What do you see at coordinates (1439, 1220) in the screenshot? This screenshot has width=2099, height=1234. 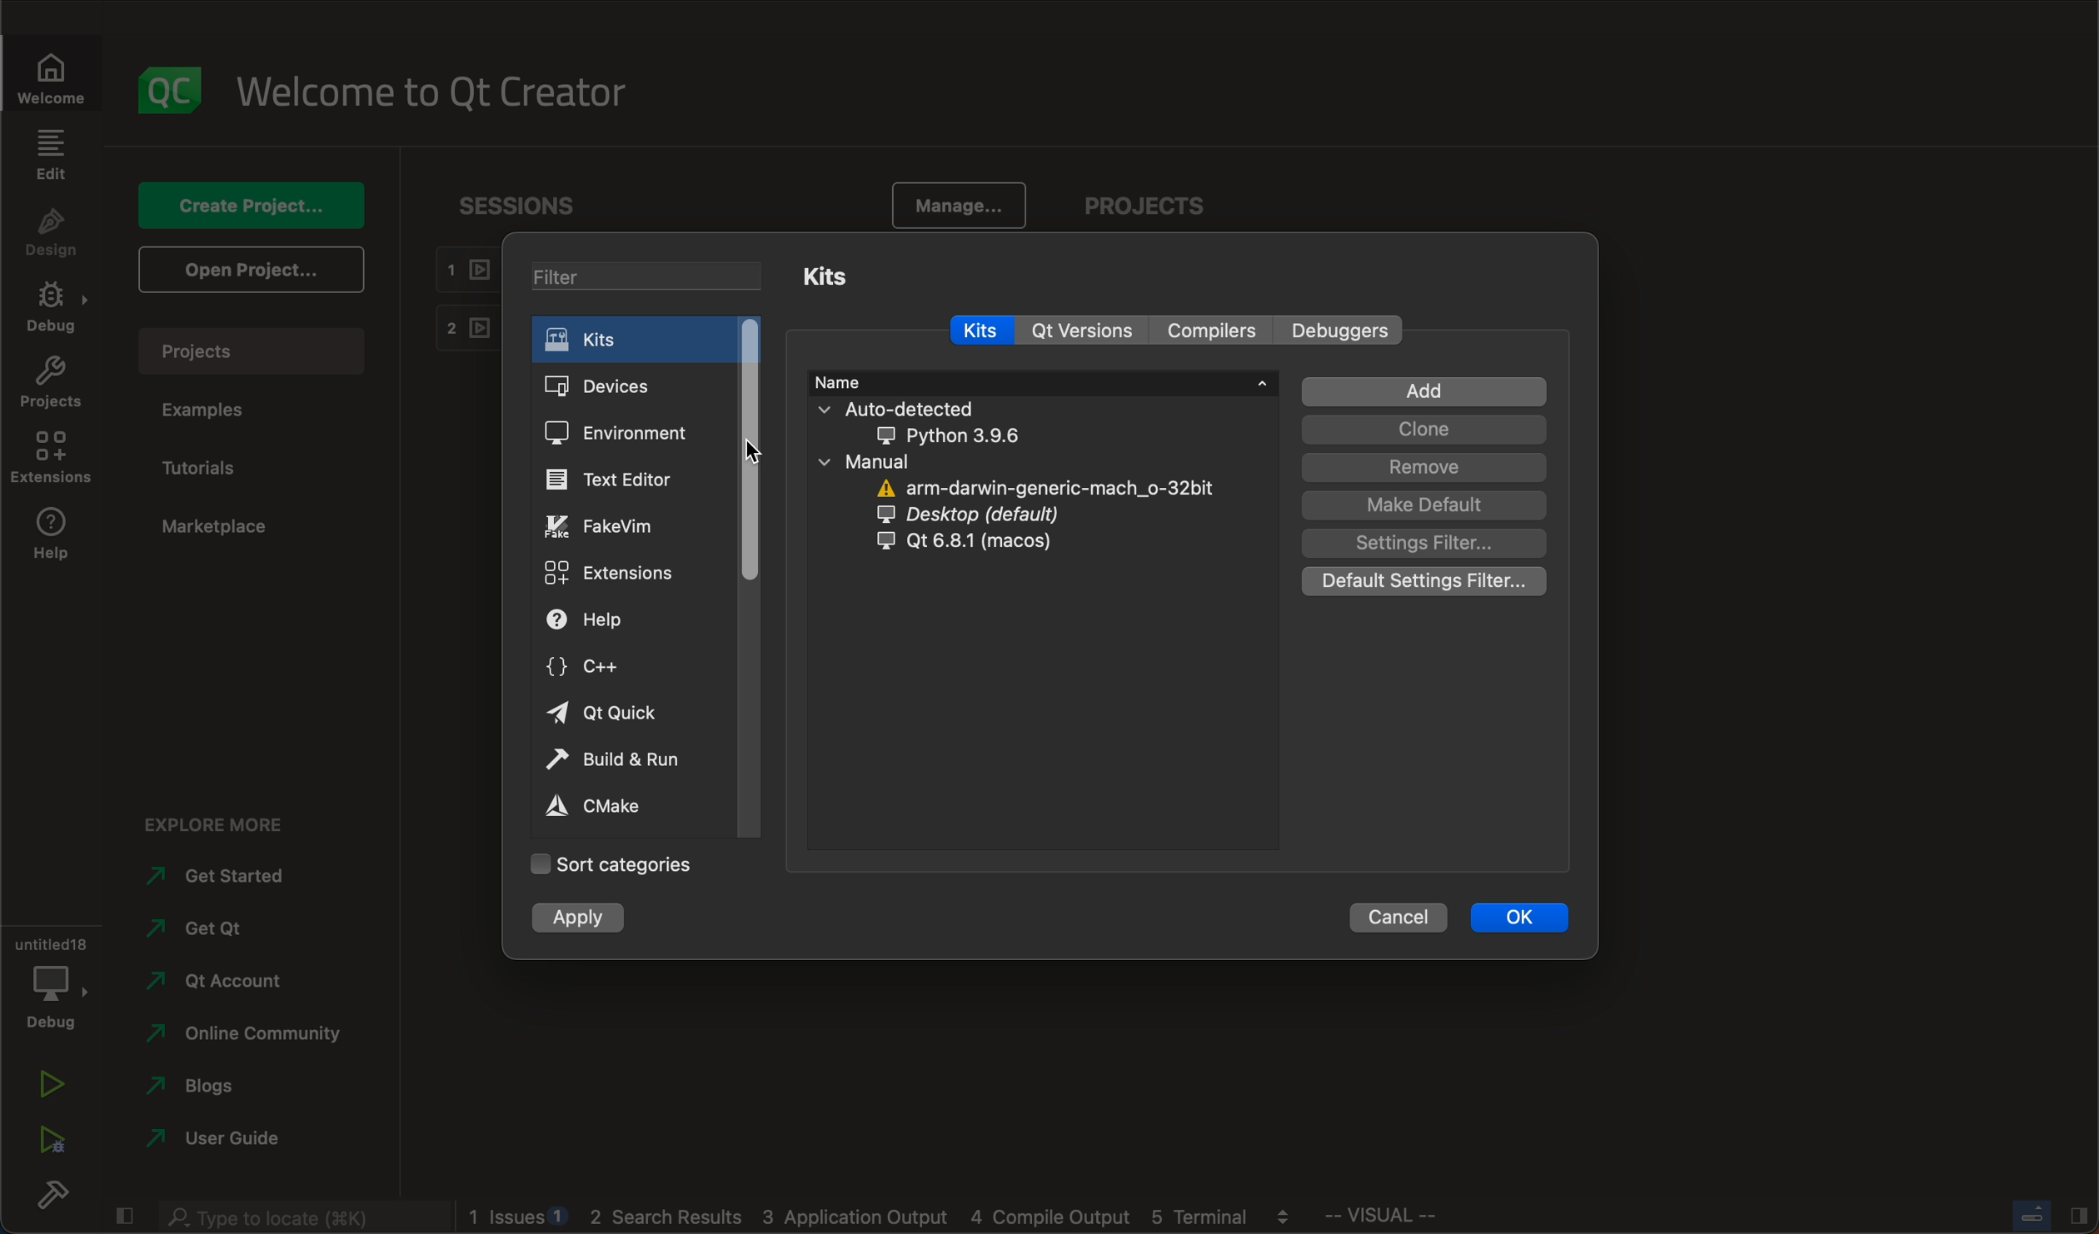 I see `visual` at bounding box center [1439, 1220].